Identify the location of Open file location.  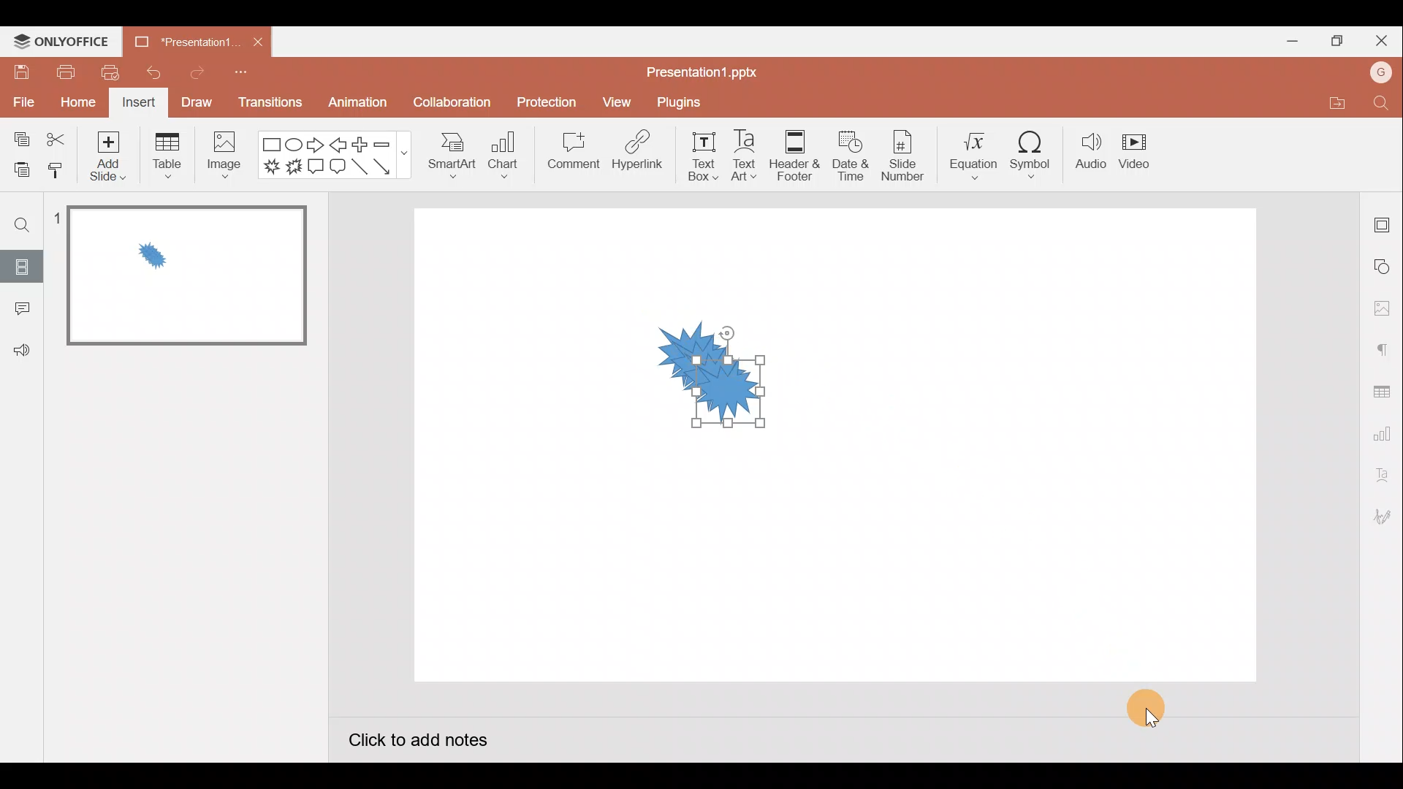
(1329, 103).